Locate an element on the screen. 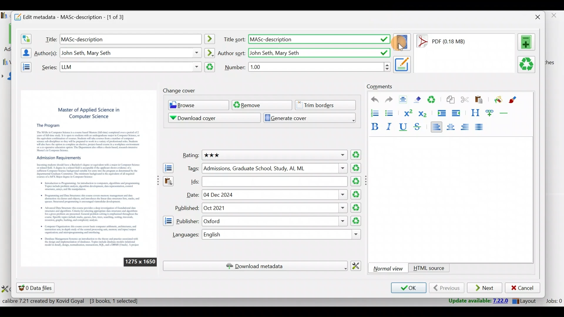 The height and width of the screenshot is (317, 564). Unordered list is located at coordinates (390, 113).